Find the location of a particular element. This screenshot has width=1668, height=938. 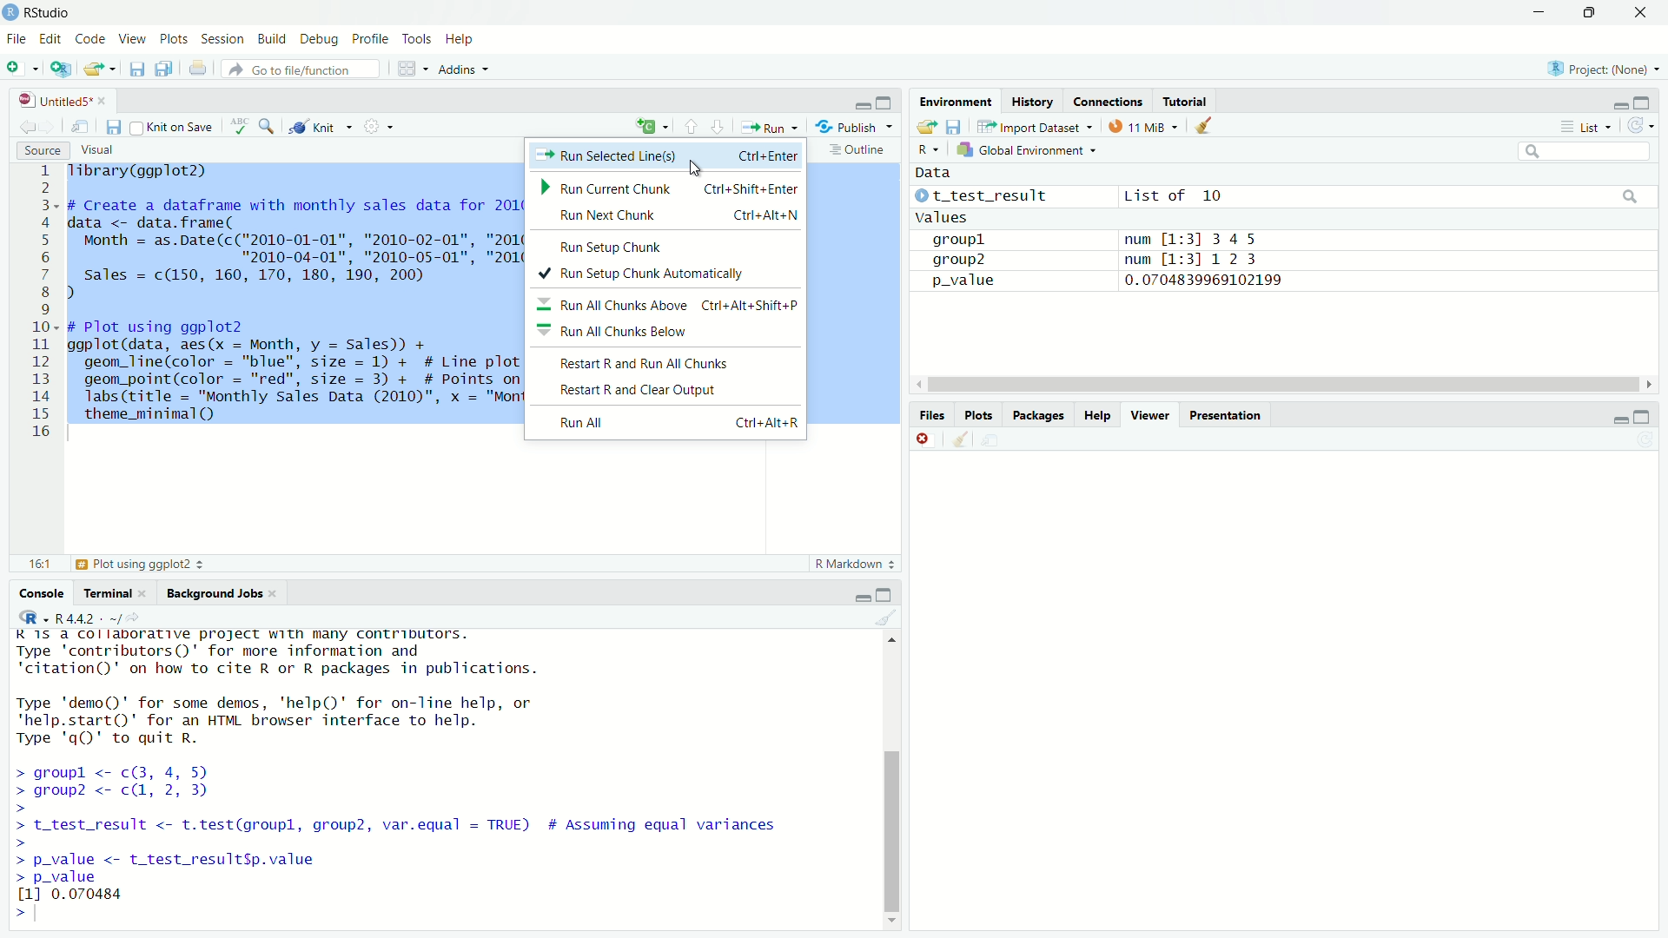

save is located at coordinates (113, 127).